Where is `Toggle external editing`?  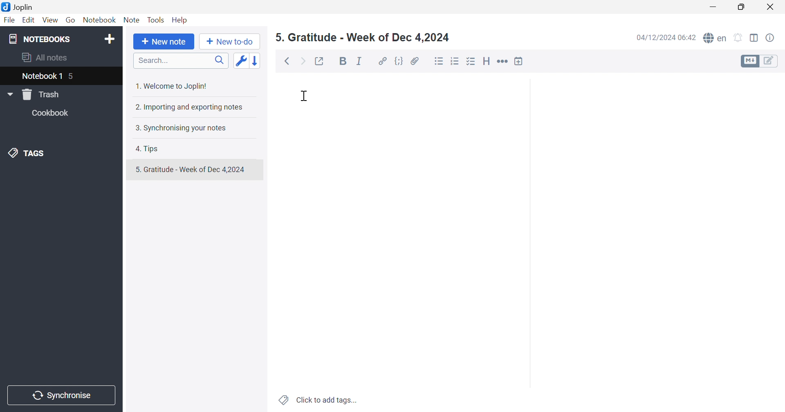
Toggle external editing is located at coordinates (322, 62).